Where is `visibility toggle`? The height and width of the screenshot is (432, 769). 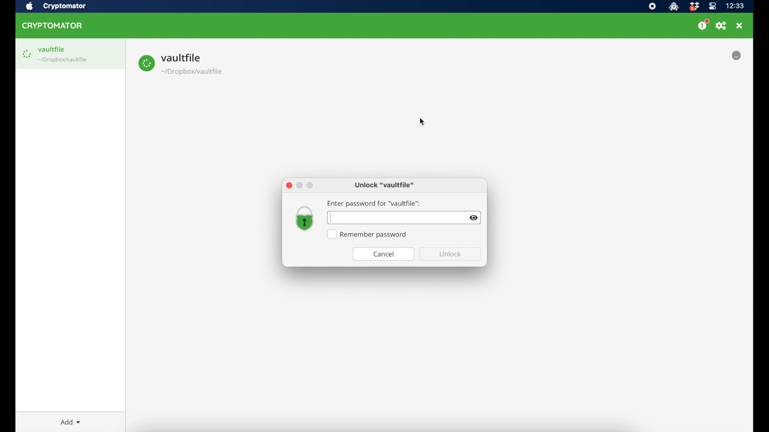 visibility toggle is located at coordinates (474, 217).